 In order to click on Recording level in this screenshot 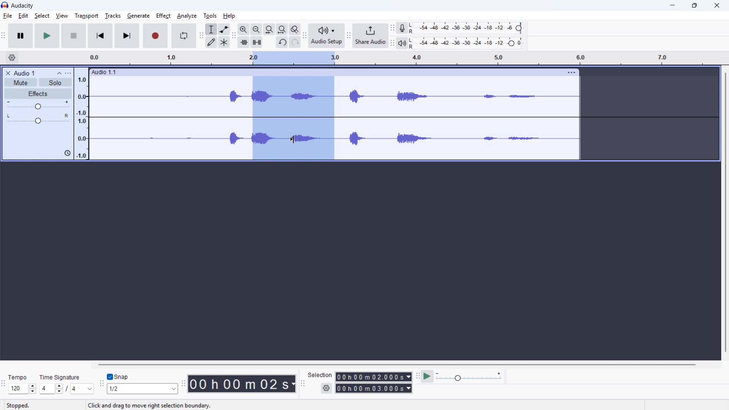, I will do `click(468, 28)`.